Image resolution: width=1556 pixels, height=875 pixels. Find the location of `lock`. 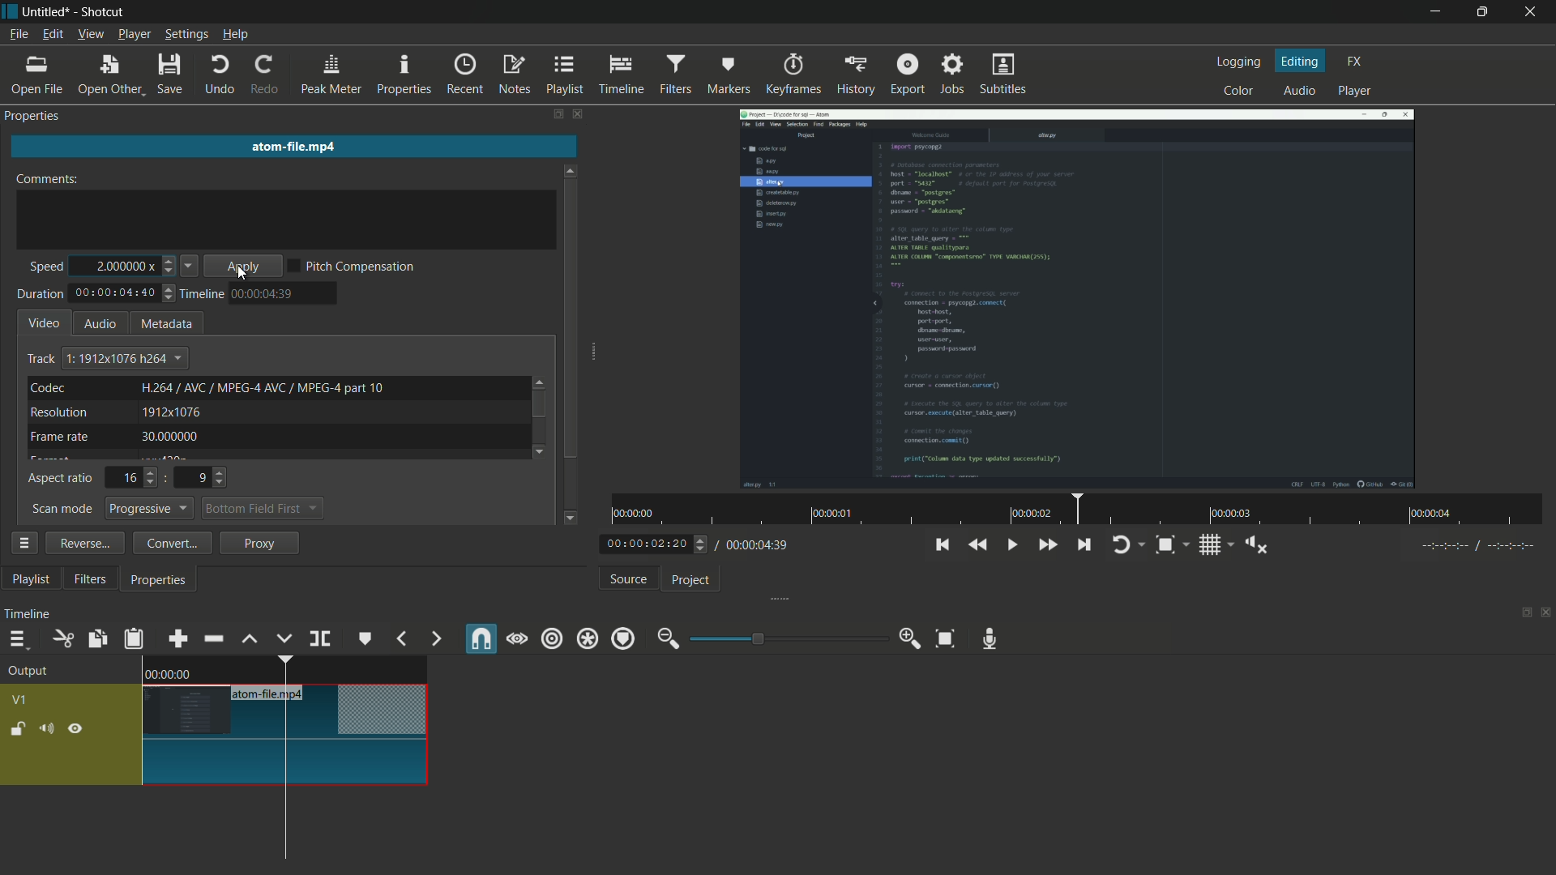

lock is located at coordinates (19, 730).